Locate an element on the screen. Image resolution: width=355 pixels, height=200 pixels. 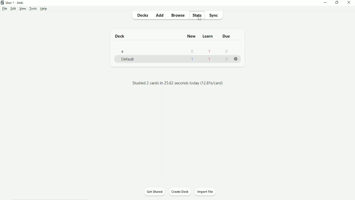
1 is located at coordinates (209, 51).